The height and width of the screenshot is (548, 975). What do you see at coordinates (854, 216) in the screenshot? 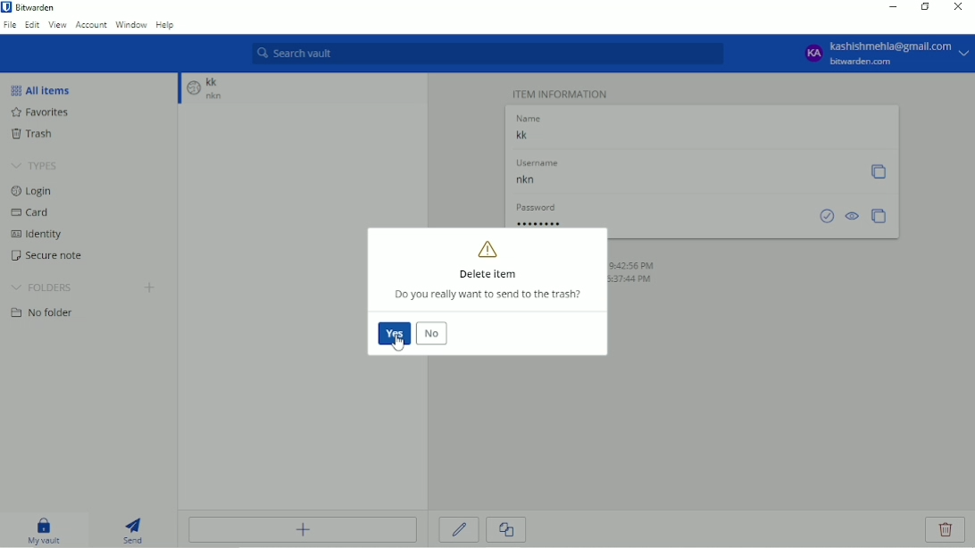
I see `Toggle visibility` at bounding box center [854, 216].